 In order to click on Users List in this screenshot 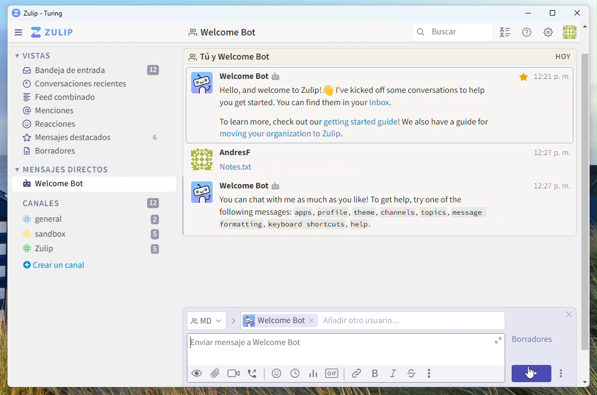, I will do `click(507, 34)`.